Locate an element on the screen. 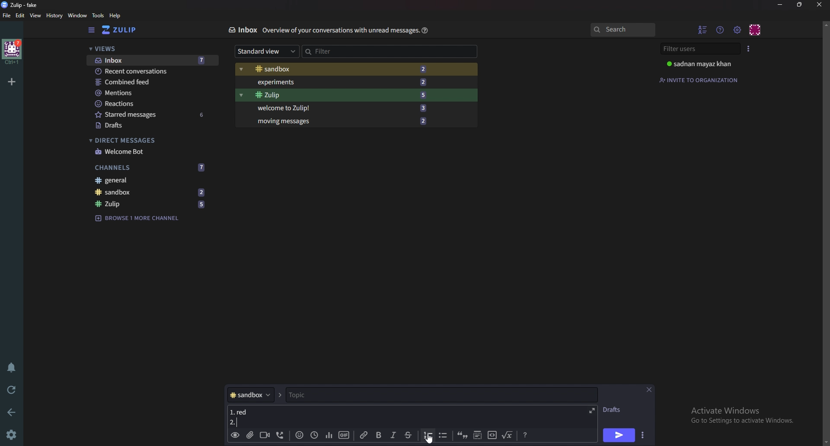 This screenshot has height=446, width=830. Minimize is located at coordinates (781, 4).